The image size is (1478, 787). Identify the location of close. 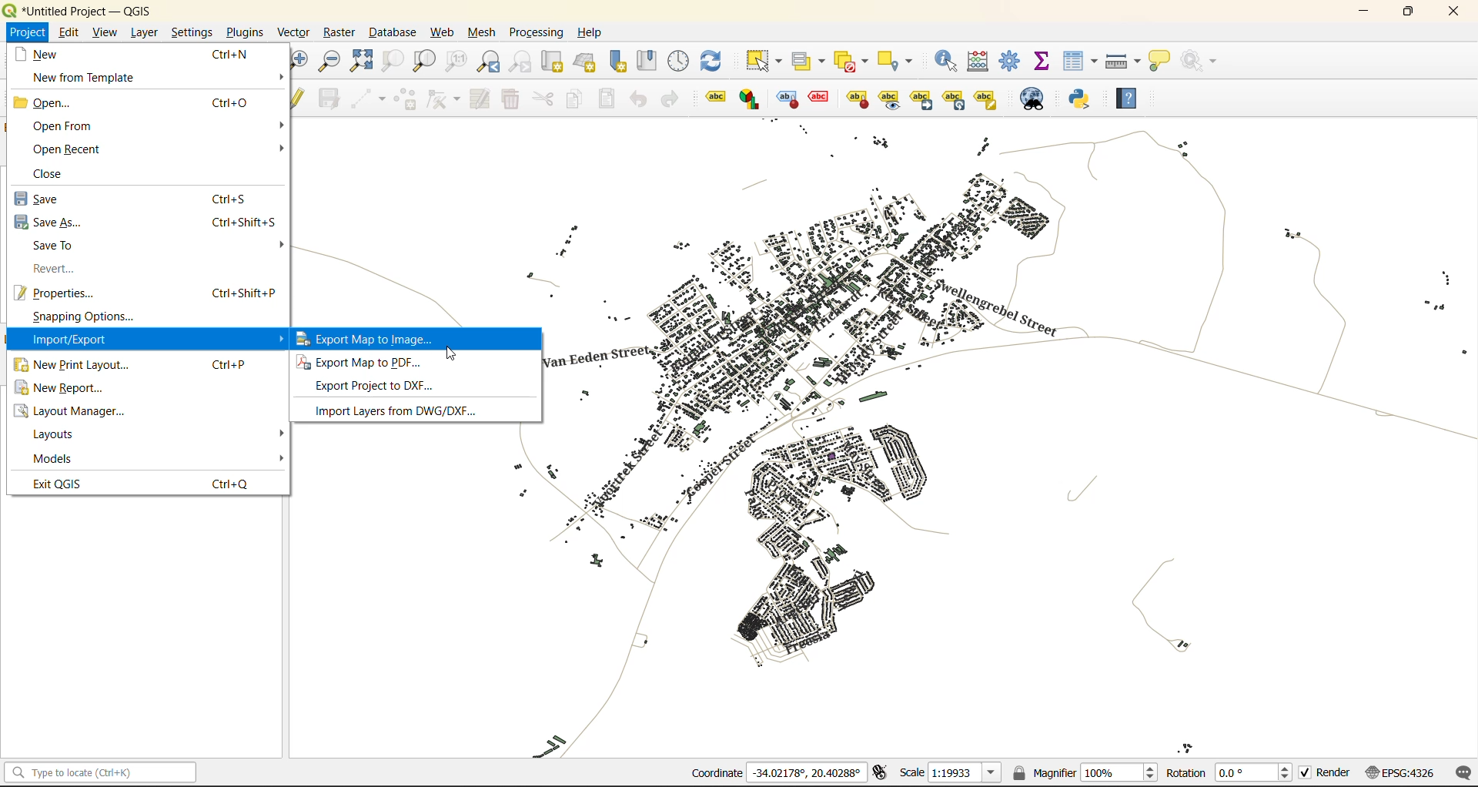
(1453, 11).